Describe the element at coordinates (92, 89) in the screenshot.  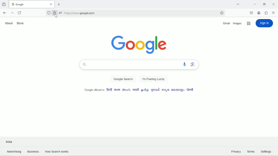
I see `Google offered in` at that location.